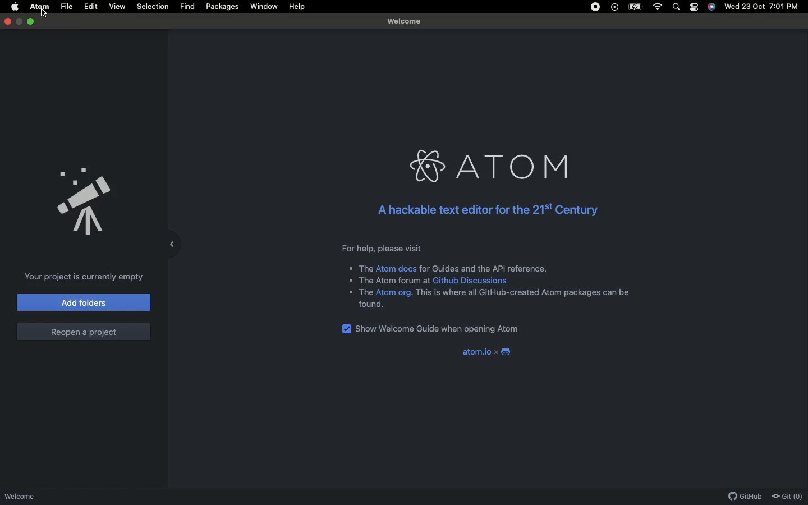 The width and height of the screenshot is (808, 505). What do you see at coordinates (86, 203) in the screenshot?
I see `Emblem` at bounding box center [86, 203].